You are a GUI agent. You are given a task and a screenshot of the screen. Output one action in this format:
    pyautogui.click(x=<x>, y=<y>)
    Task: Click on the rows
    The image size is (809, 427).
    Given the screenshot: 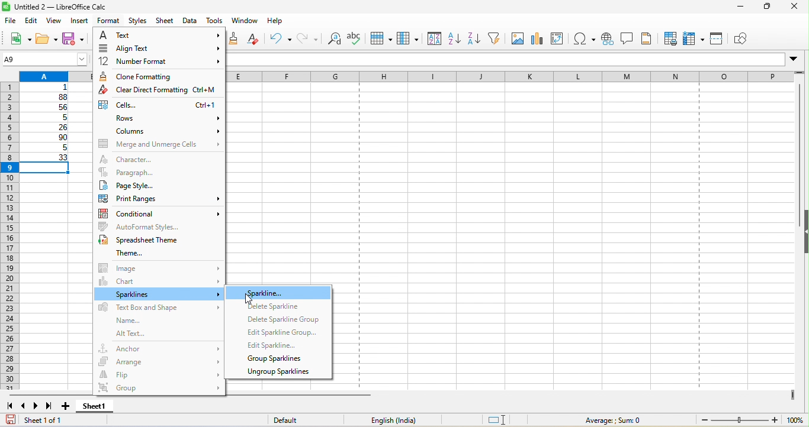 What is the action you would take?
    pyautogui.click(x=9, y=237)
    